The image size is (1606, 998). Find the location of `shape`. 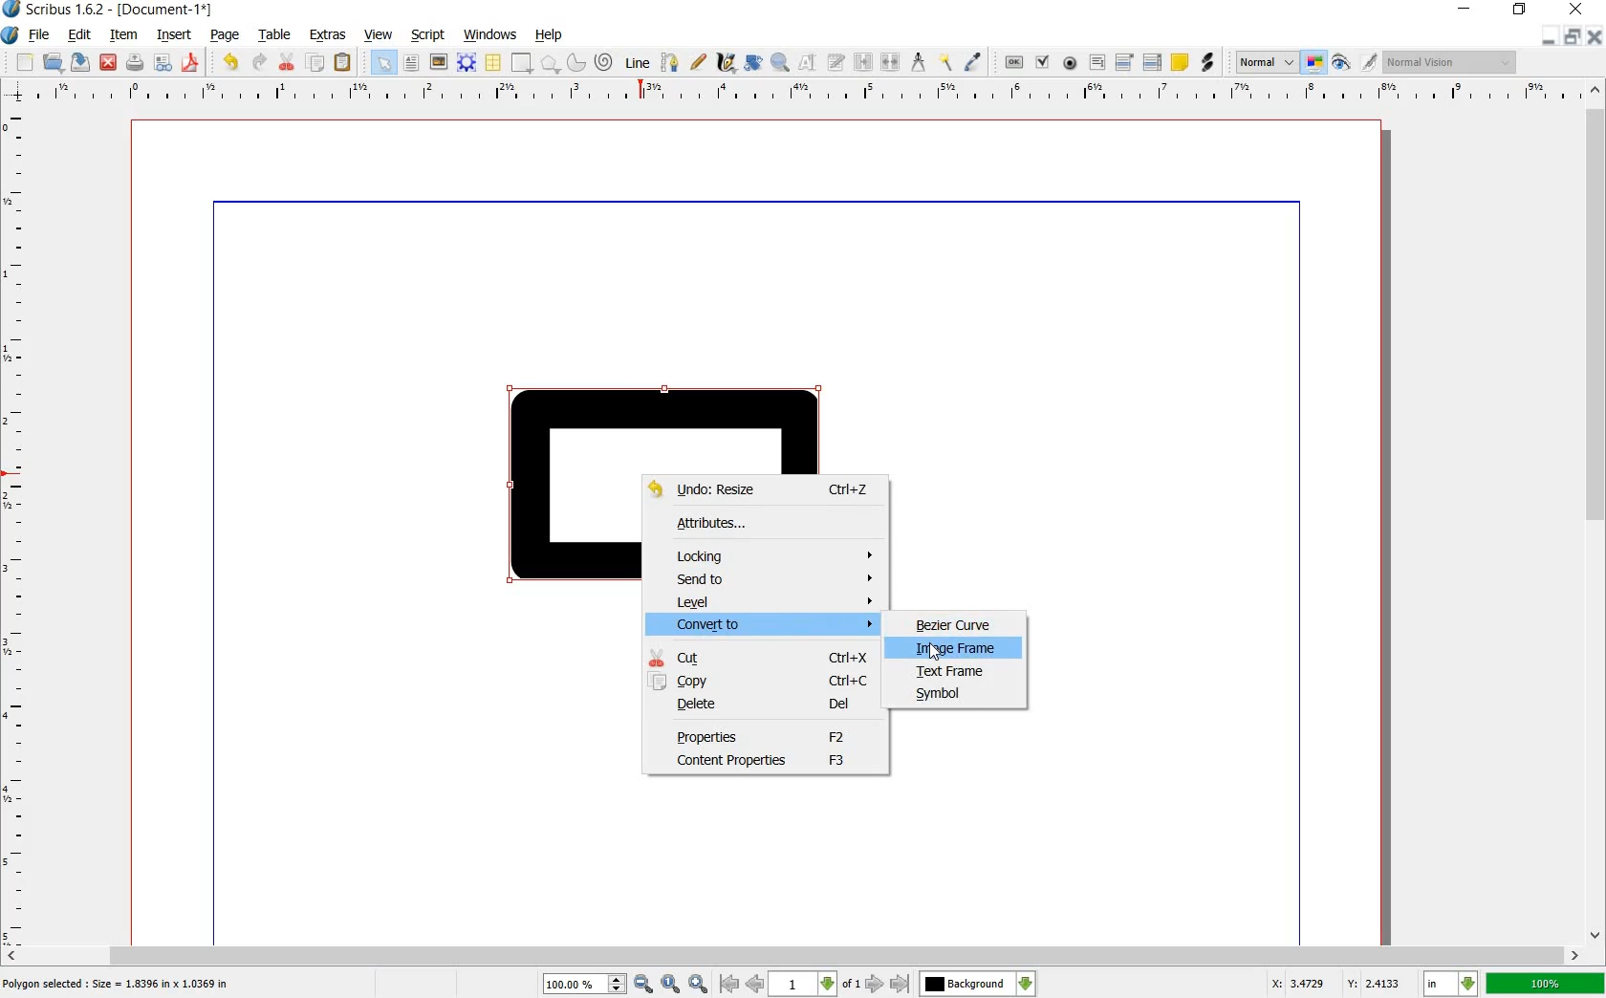

shape is located at coordinates (519, 63).